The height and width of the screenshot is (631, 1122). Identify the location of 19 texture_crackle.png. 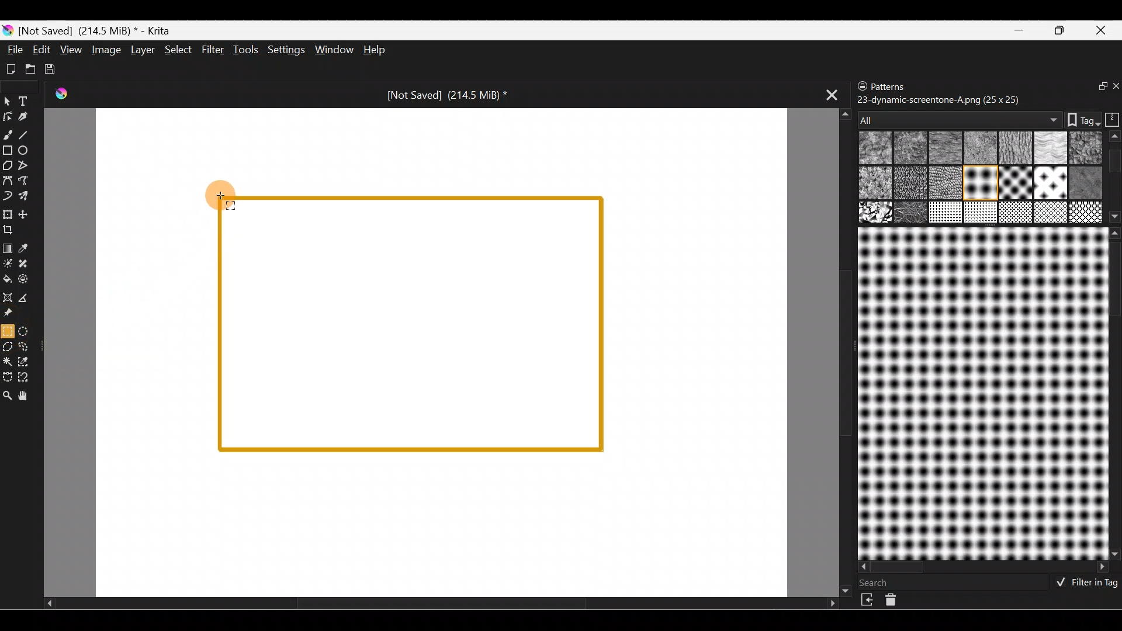
(1051, 212).